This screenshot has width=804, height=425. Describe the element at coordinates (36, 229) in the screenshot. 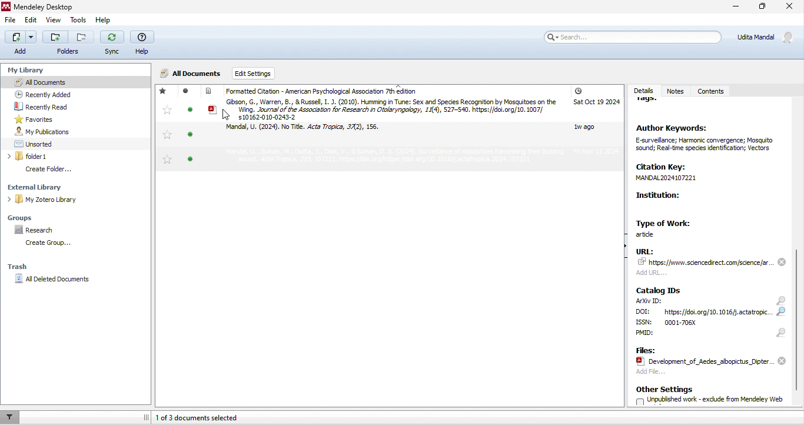

I see `research` at that location.